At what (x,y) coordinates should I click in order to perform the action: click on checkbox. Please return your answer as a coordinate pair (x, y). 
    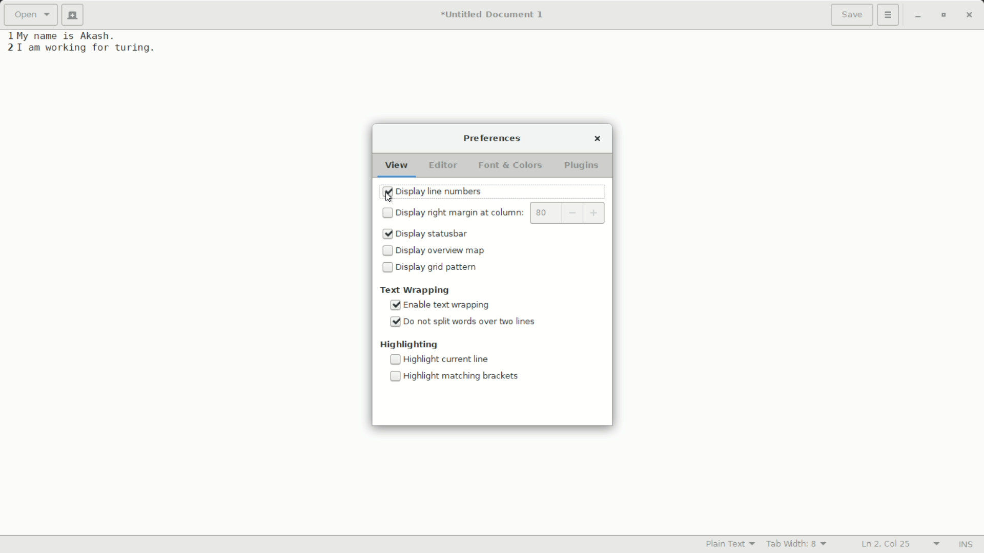
    Looking at the image, I should click on (395, 376).